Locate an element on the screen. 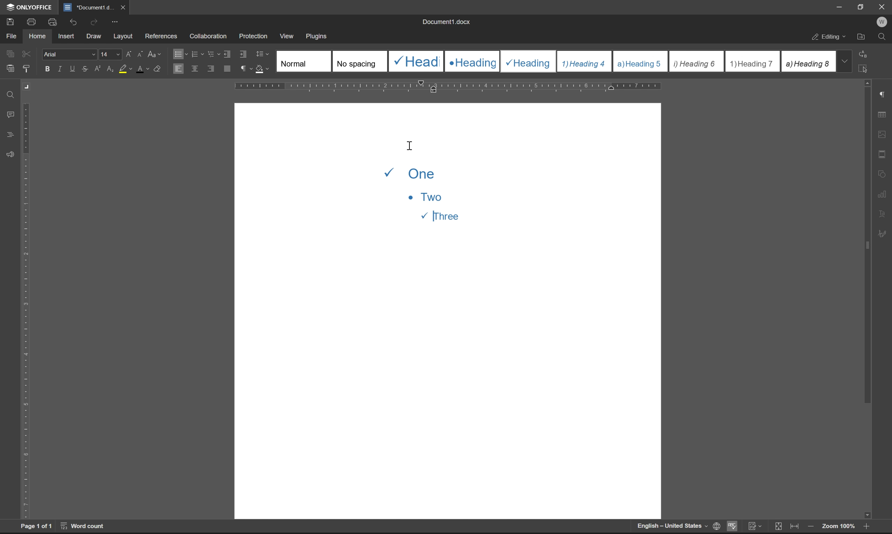 This screenshot has width=892, height=534. text art settings is located at coordinates (882, 214).